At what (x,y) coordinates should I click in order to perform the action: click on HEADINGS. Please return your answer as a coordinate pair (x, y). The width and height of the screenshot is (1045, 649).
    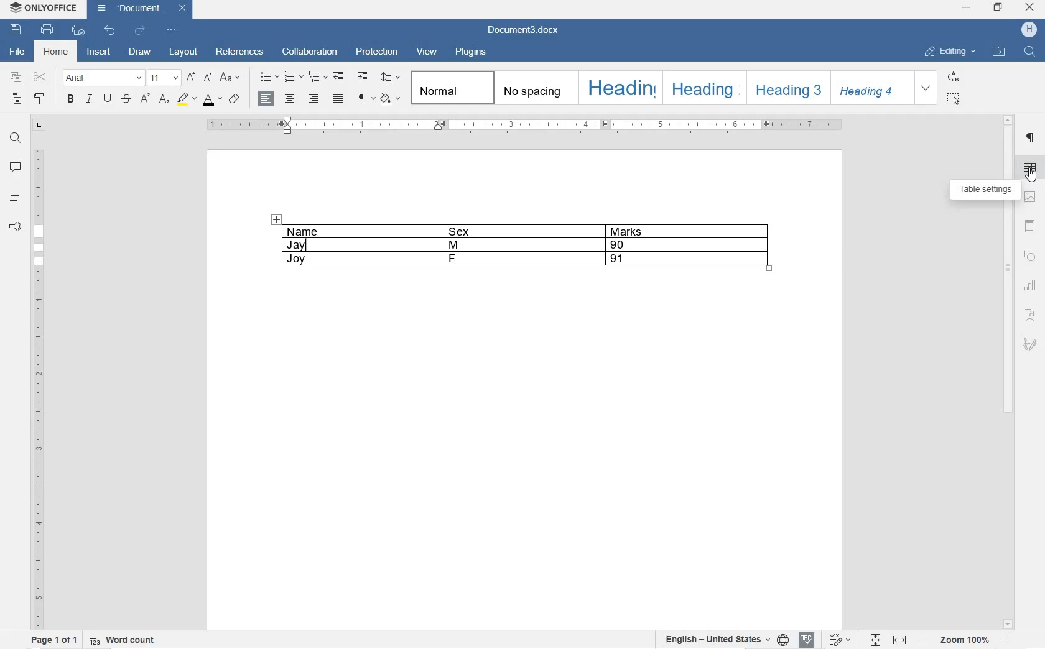
    Looking at the image, I should click on (14, 196).